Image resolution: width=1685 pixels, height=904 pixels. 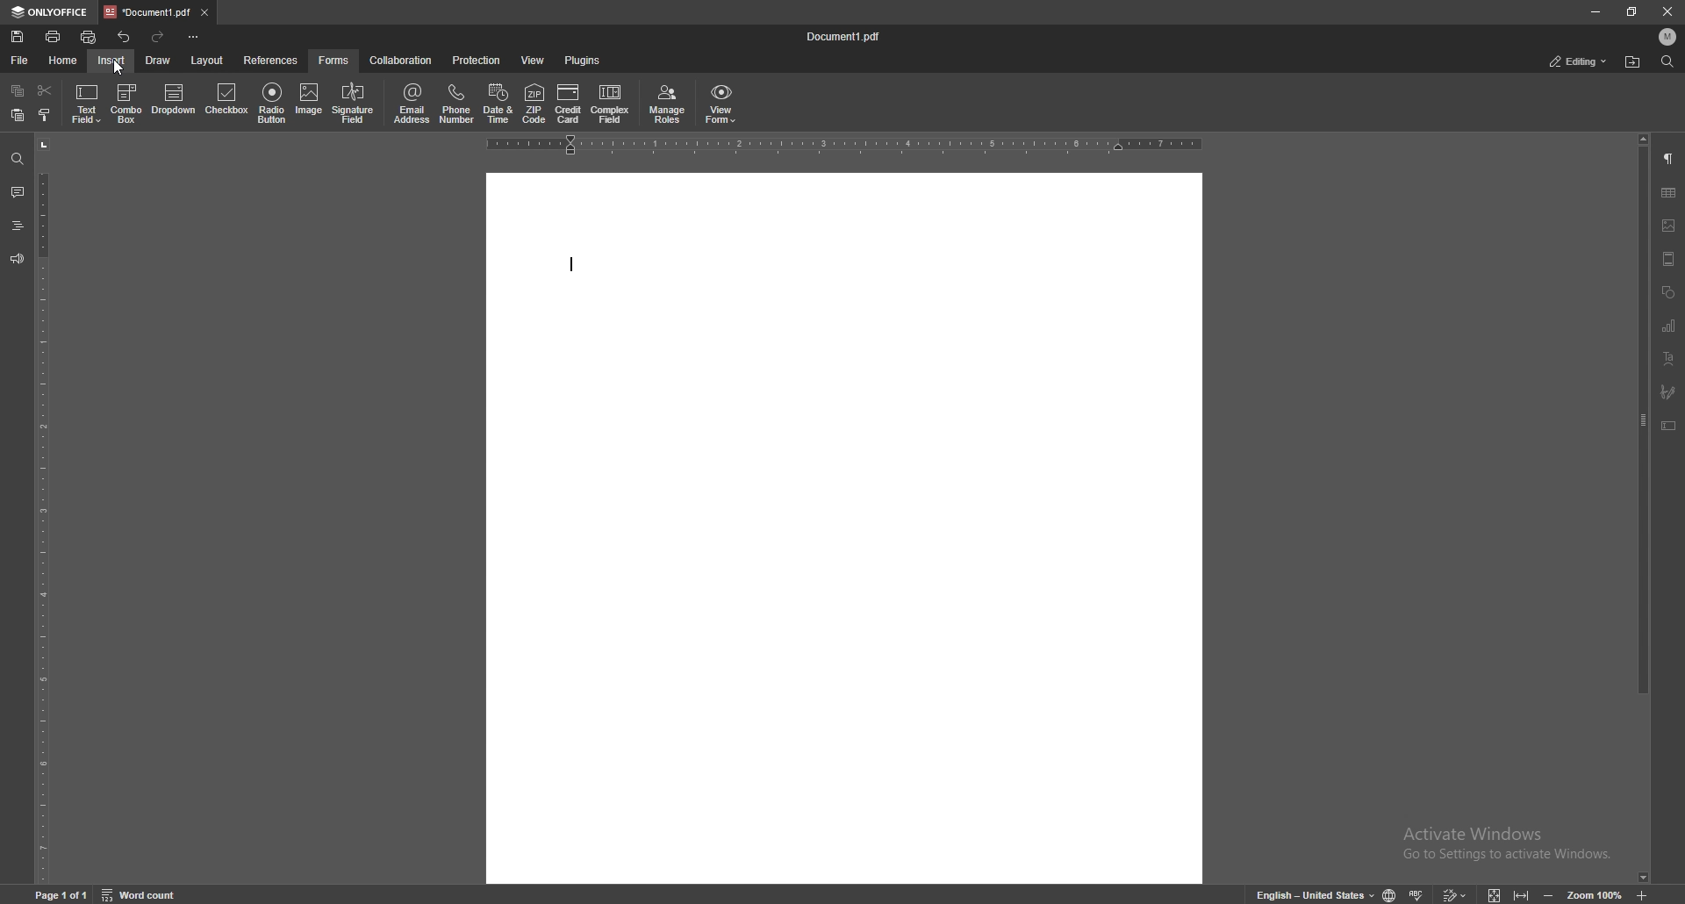 What do you see at coordinates (477, 60) in the screenshot?
I see `protection` at bounding box center [477, 60].